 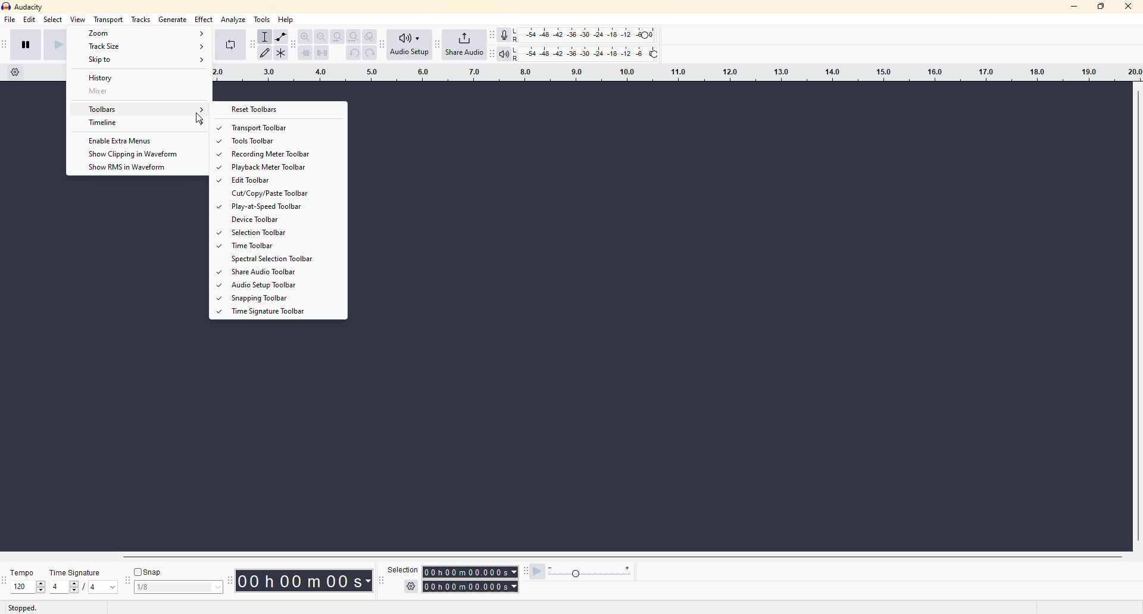 What do you see at coordinates (369, 53) in the screenshot?
I see `redo` at bounding box center [369, 53].